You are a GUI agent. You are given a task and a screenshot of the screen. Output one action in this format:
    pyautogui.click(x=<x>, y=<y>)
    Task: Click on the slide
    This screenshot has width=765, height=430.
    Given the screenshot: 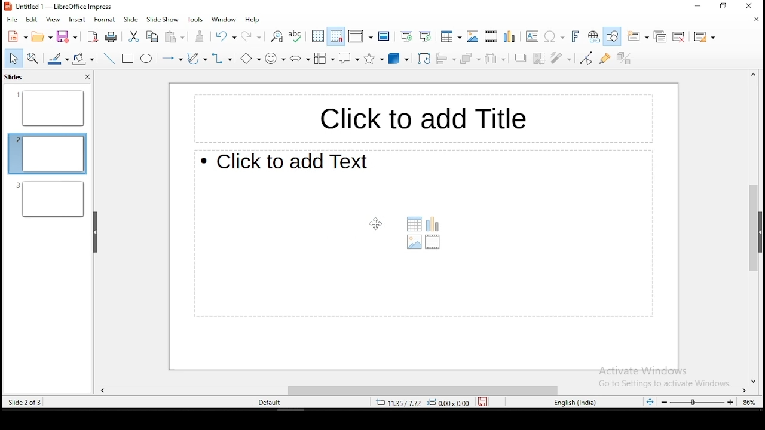 What is the action you would take?
    pyautogui.click(x=131, y=20)
    